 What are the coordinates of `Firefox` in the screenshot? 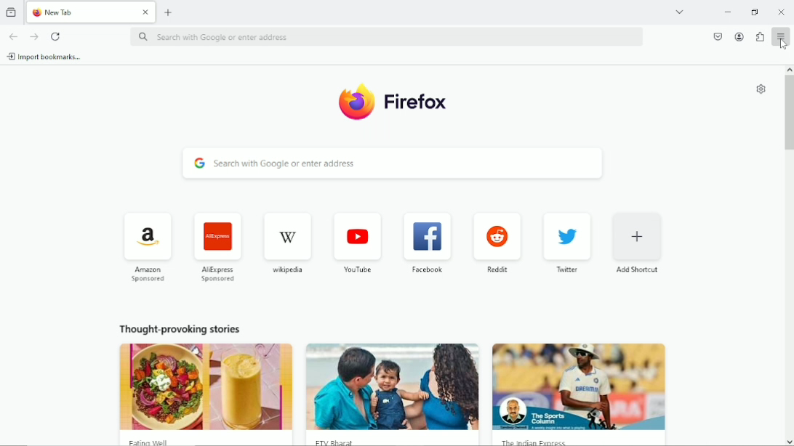 It's located at (420, 101).